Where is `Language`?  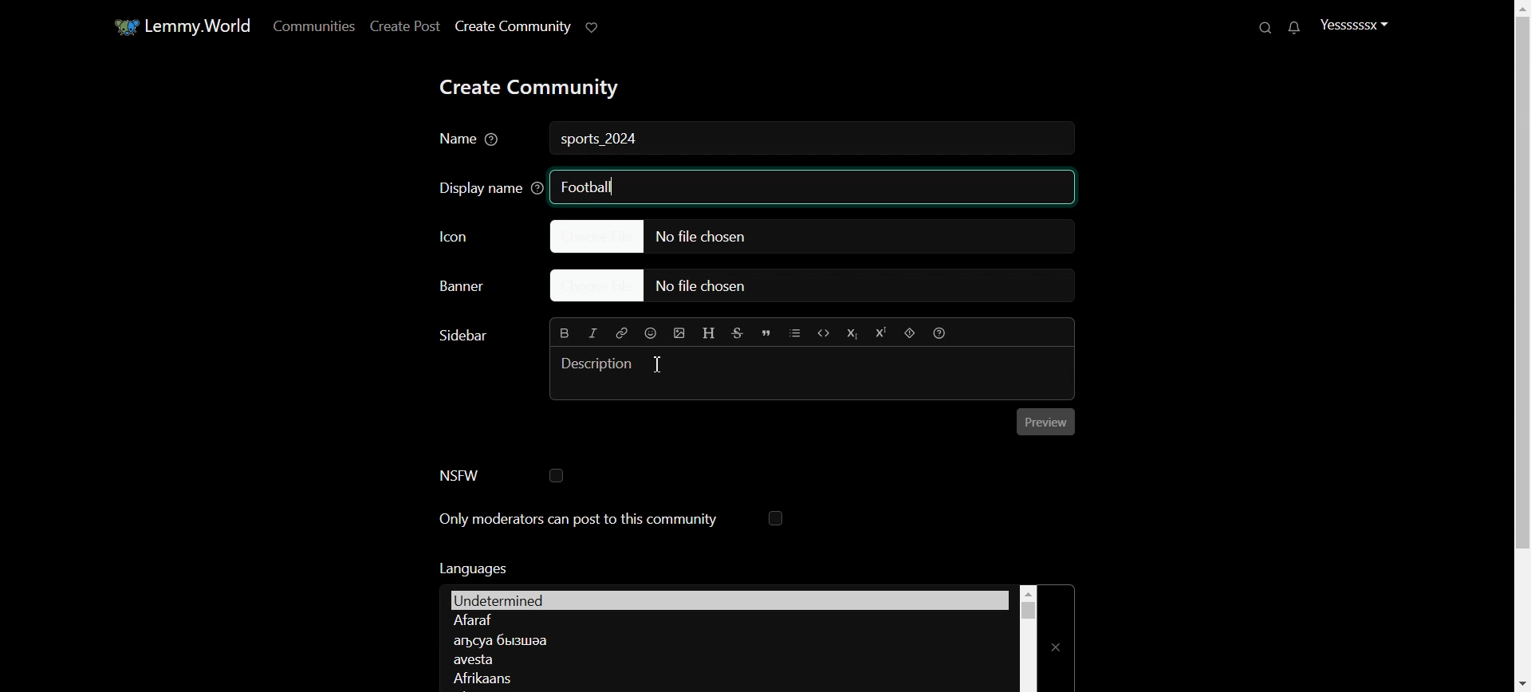 Language is located at coordinates (724, 677).